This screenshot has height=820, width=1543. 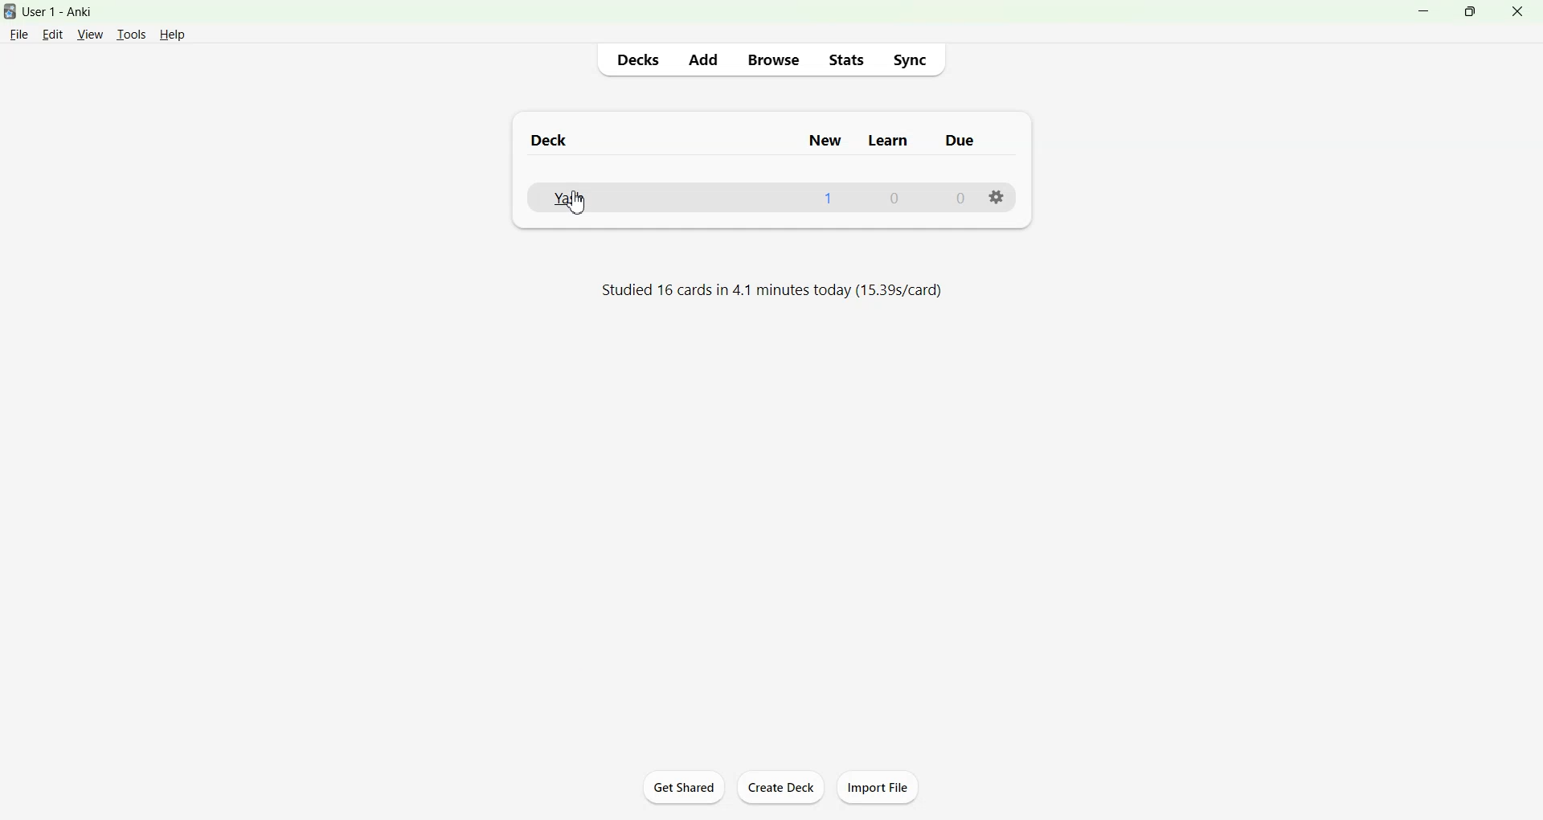 What do you see at coordinates (893, 197) in the screenshot?
I see `1 0 0` at bounding box center [893, 197].